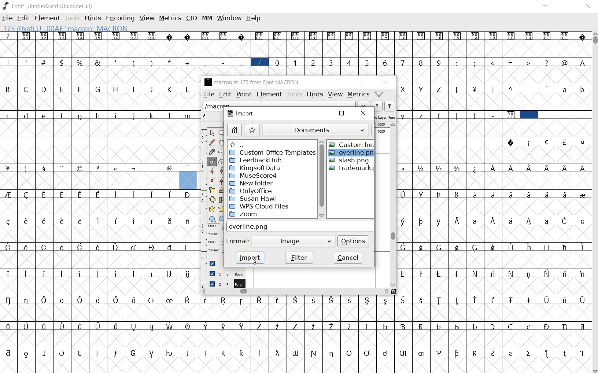 The width and height of the screenshot is (598, 373). What do you see at coordinates (27, 195) in the screenshot?
I see `Symbol` at bounding box center [27, 195].